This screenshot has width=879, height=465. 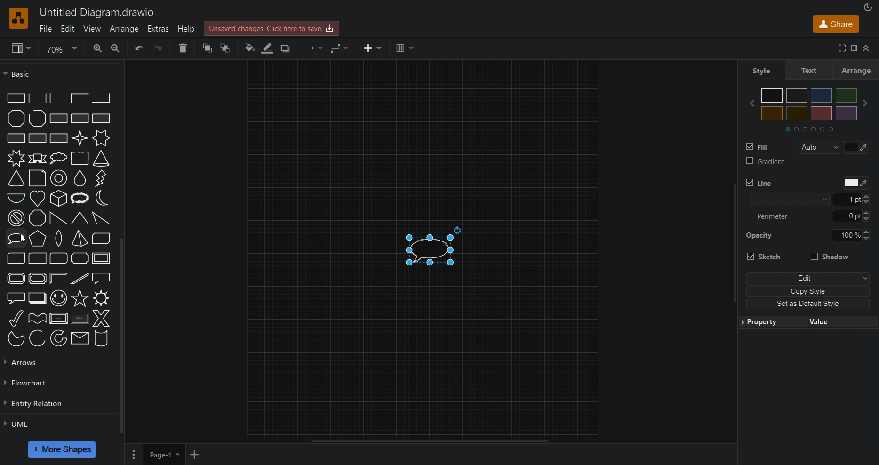 What do you see at coordinates (59, 258) in the screenshot?
I see `Rounded Rectangle (three corners)` at bounding box center [59, 258].